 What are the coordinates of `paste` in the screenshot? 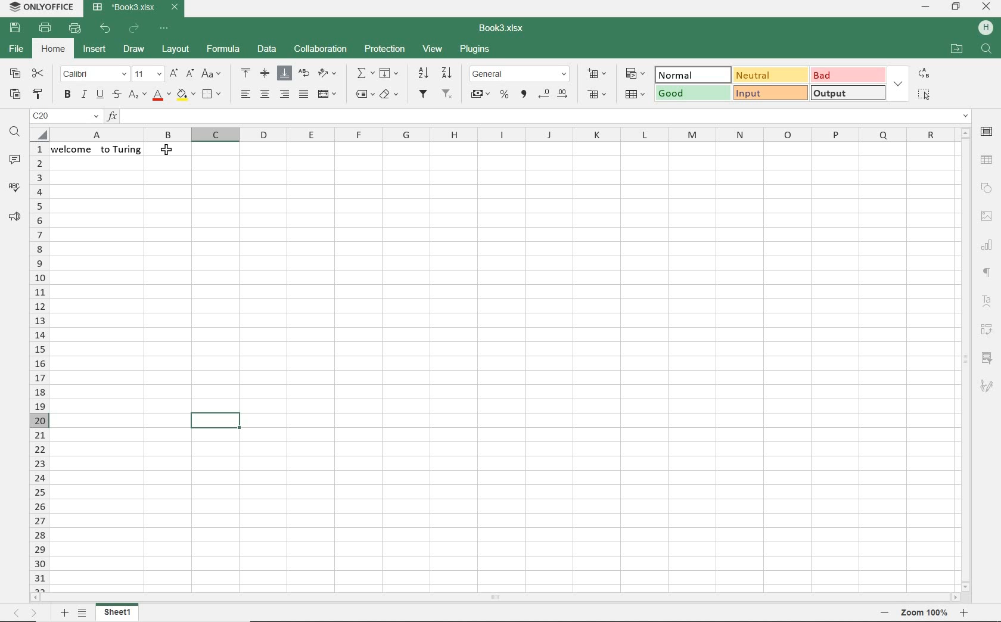 It's located at (14, 94).